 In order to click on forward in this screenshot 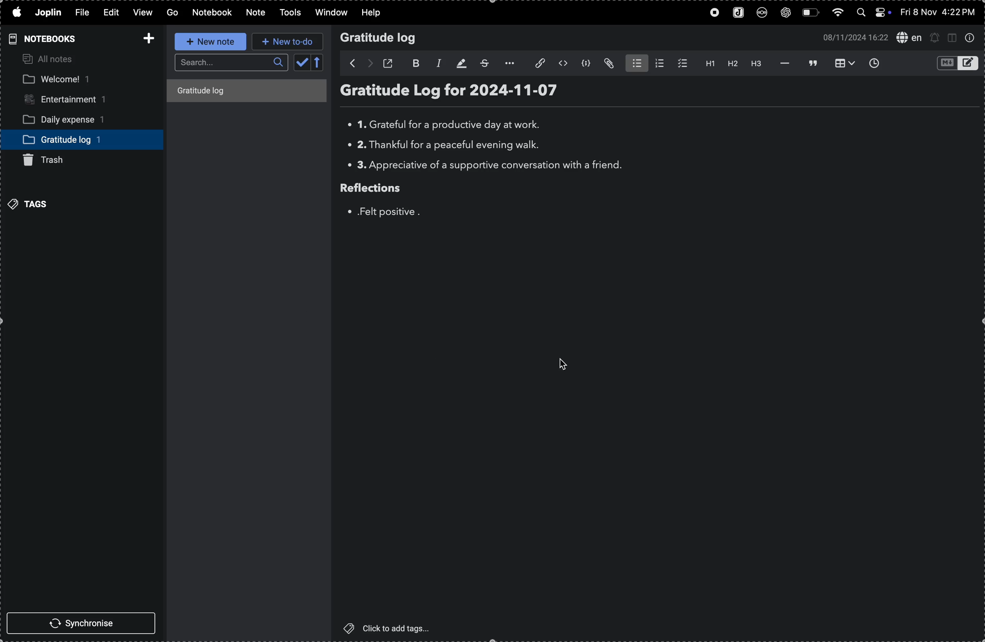, I will do `click(368, 64)`.